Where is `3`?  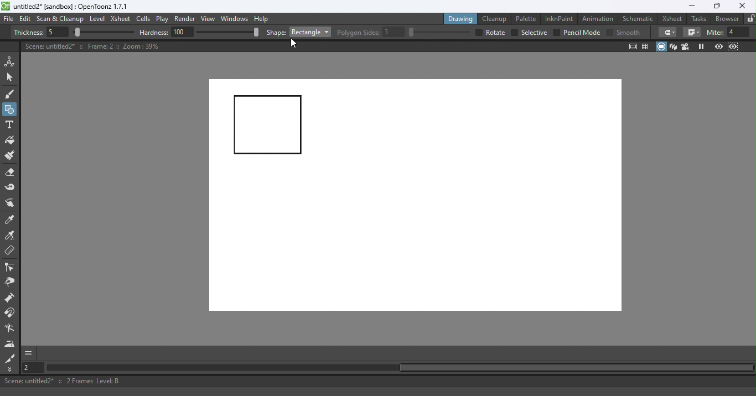
3 is located at coordinates (394, 32).